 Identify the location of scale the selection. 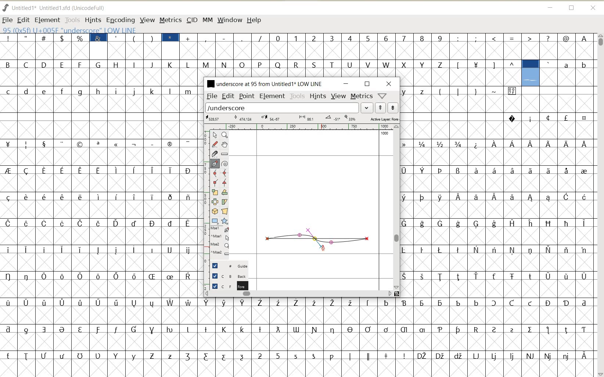
(214, 192).